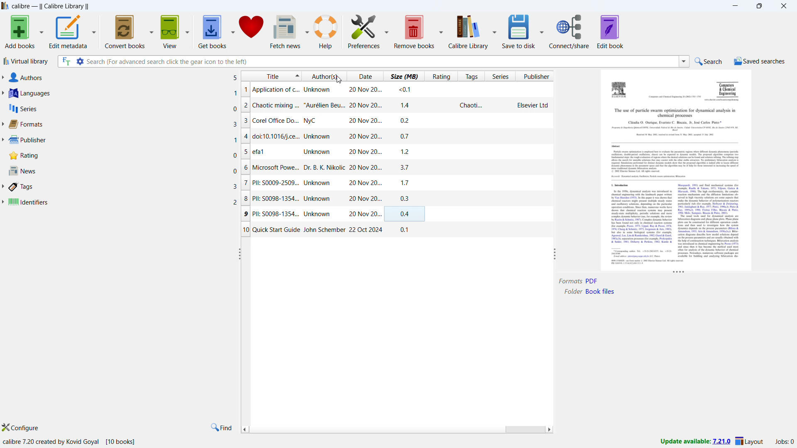 This screenshot has height=448, width=797. What do you see at coordinates (252, 32) in the screenshot?
I see `donate calibre` at bounding box center [252, 32].